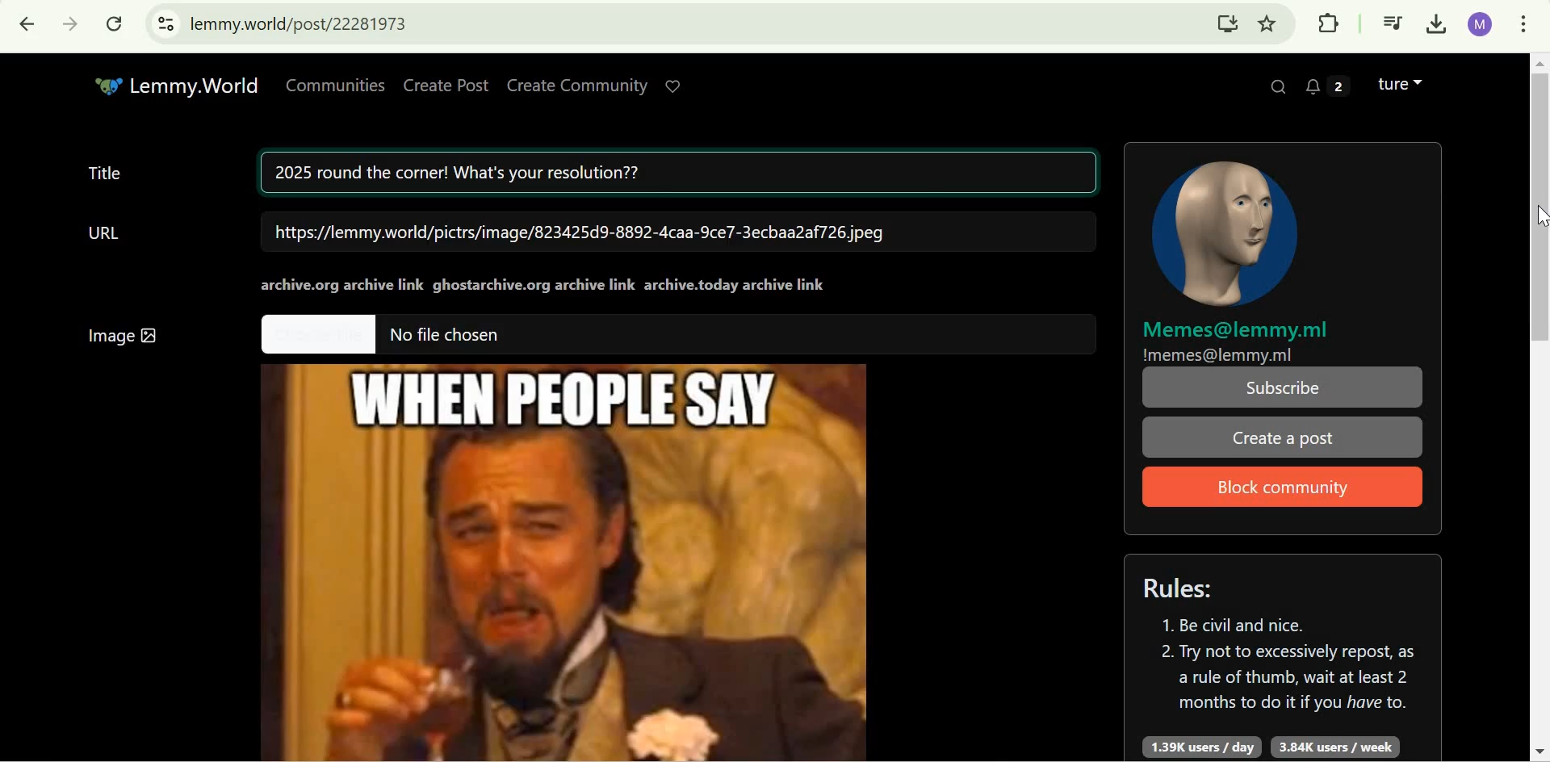  Describe the element at coordinates (1203, 747) in the screenshot. I see `1.39K users/day` at that location.